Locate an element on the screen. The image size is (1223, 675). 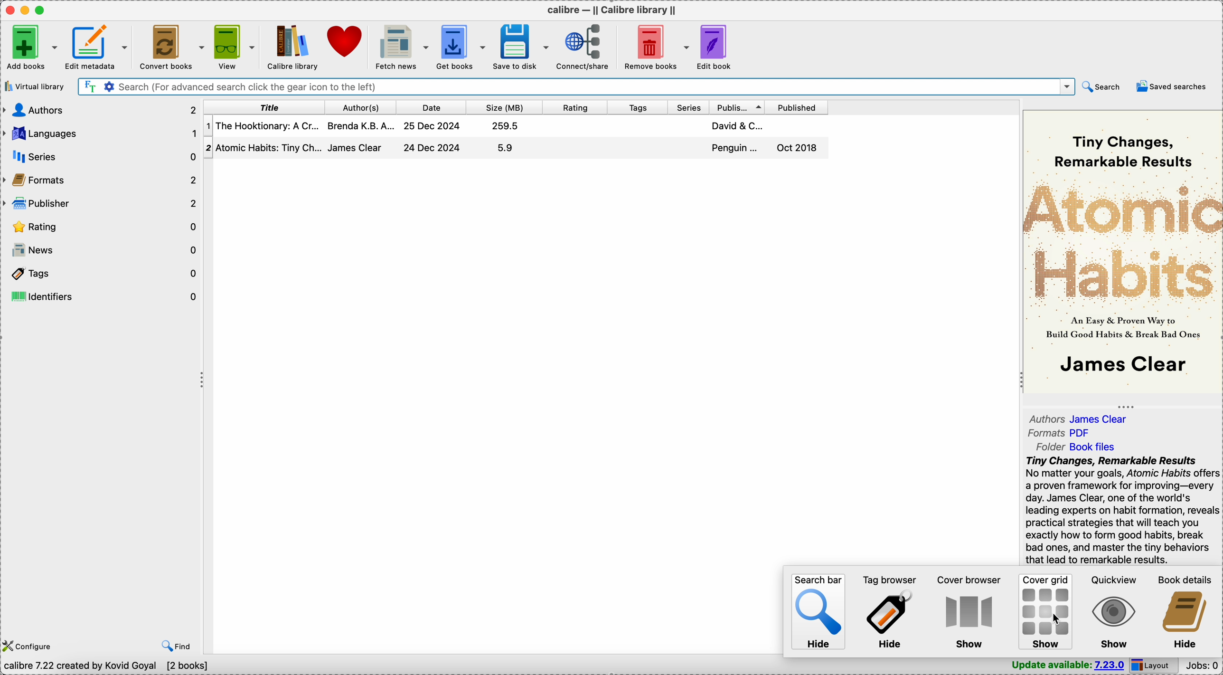
search is located at coordinates (1100, 87).